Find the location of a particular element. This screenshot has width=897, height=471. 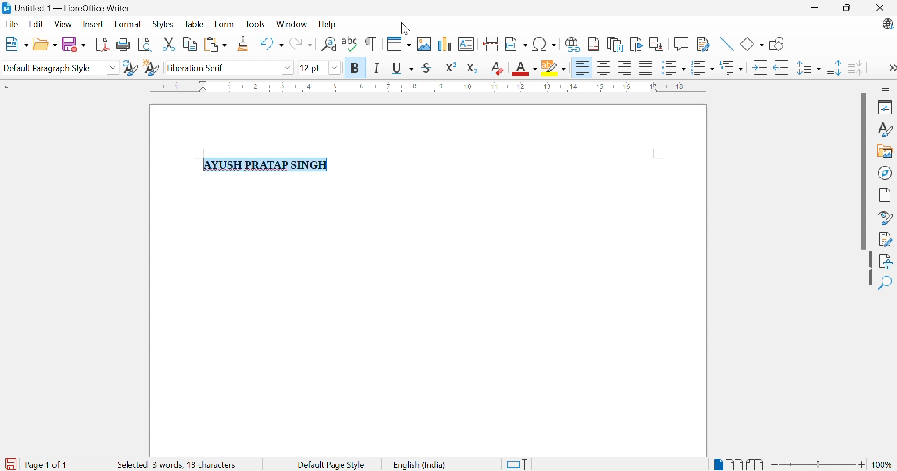

Zoom In is located at coordinates (861, 464).